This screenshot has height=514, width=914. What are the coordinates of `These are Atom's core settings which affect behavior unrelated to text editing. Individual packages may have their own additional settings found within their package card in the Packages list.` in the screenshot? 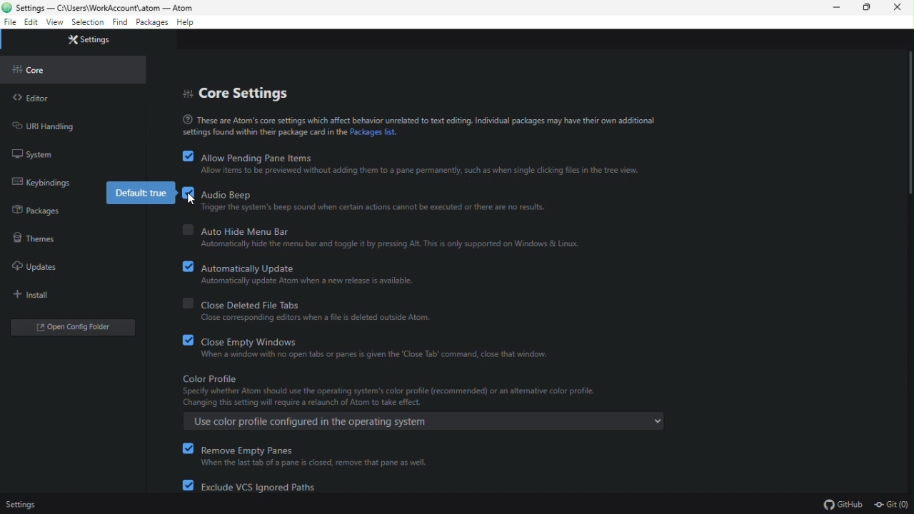 It's located at (407, 126).